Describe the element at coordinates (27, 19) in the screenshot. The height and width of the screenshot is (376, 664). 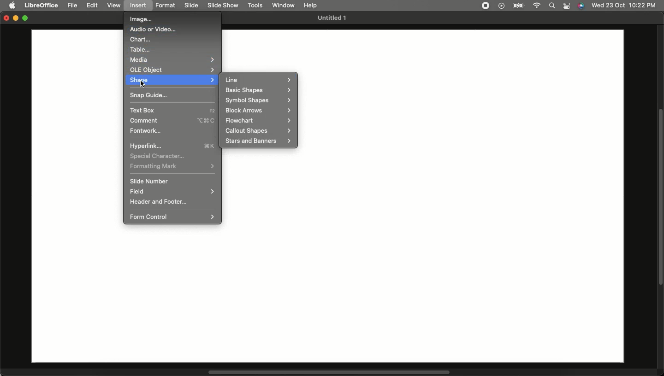
I see `Maximize` at that location.